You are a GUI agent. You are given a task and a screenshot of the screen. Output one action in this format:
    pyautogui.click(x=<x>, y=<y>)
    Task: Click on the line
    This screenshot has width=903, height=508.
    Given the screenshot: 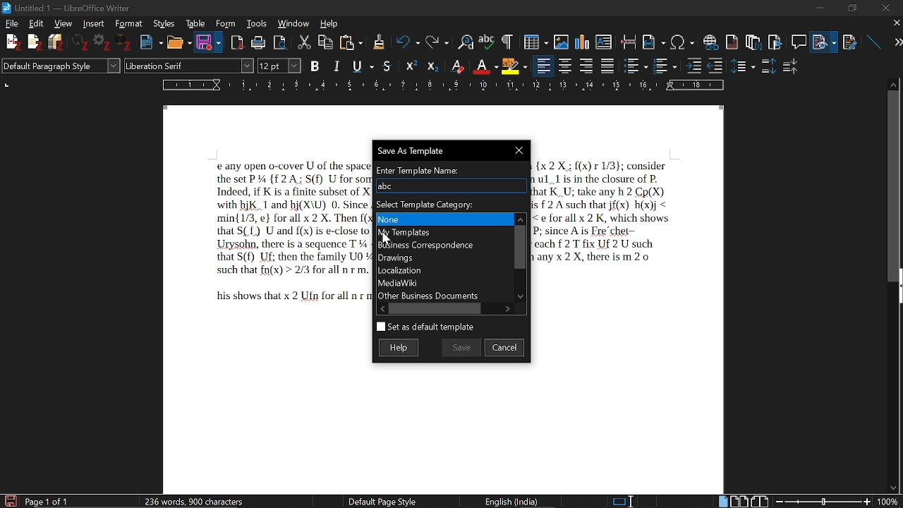 What is the action you would take?
    pyautogui.click(x=872, y=40)
    